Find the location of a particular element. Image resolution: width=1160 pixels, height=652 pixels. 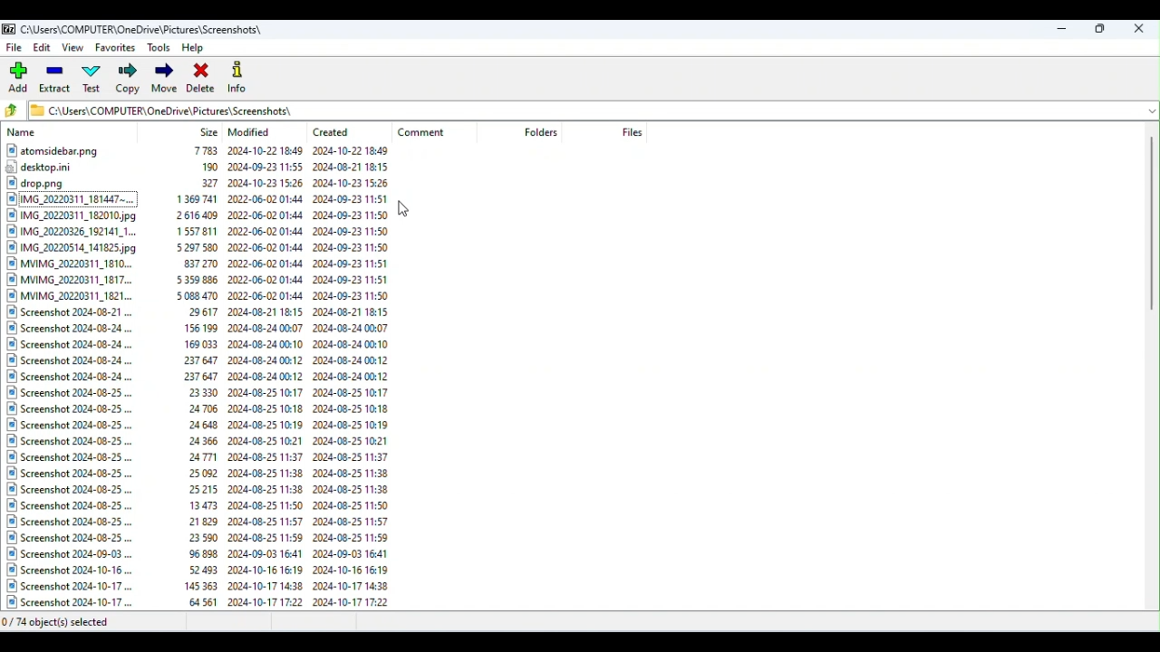

Files is located at coordinates (632, 131).